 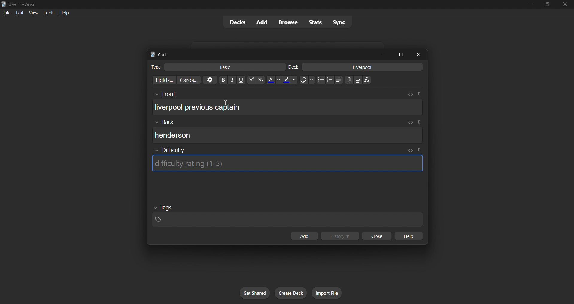 What do you see at coordinates (161, 80) in the screenshot?
I see `customize fields` at bounding box center [161, 80].